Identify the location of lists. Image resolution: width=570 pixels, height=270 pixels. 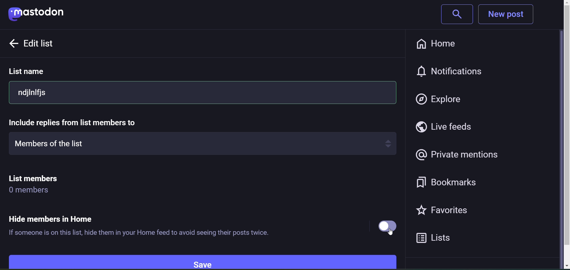
(441, 239).